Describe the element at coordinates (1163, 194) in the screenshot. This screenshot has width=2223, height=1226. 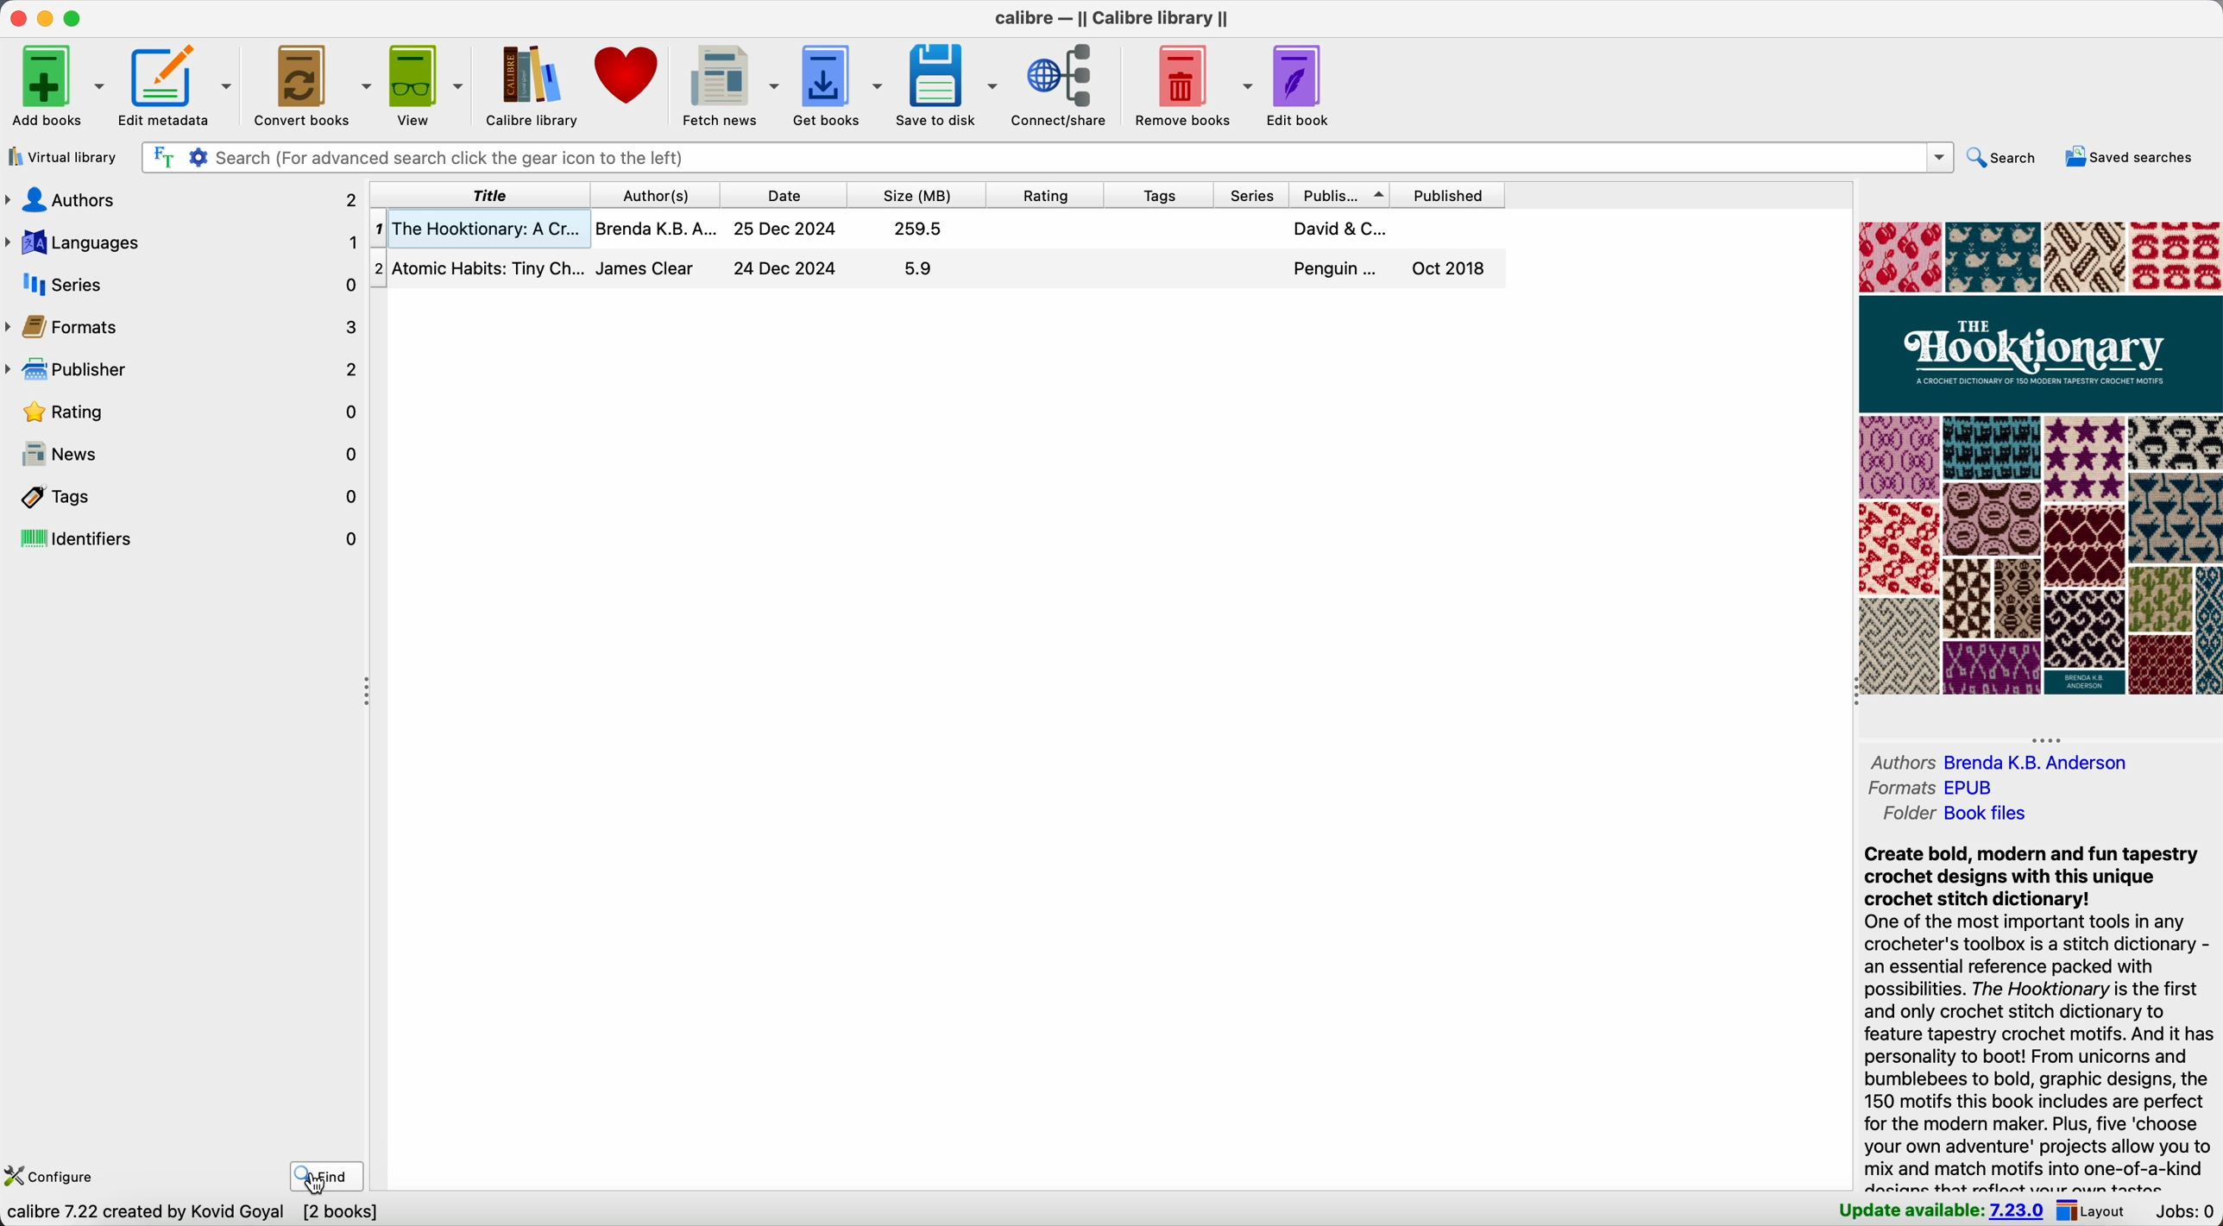
I see `tags` at that location.